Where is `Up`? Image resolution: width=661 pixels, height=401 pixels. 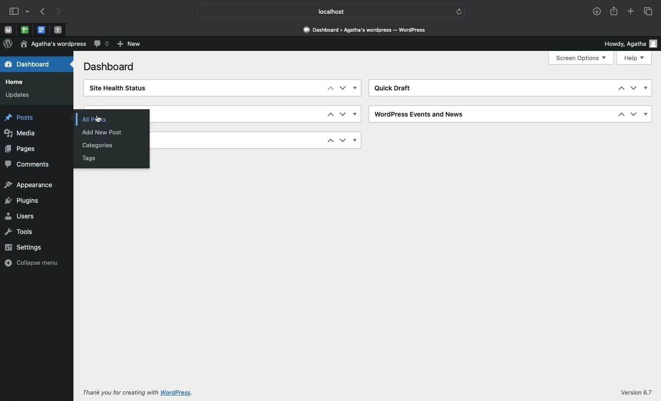 Up is located at coordinates (331, 141).